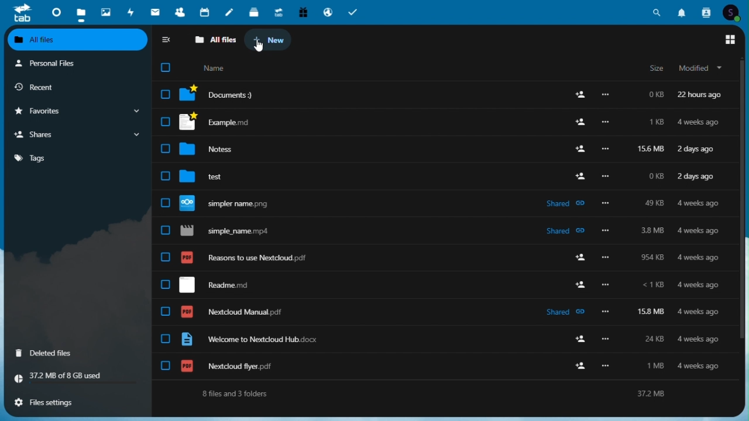 The image size is (749, 421). I want to click on modified, so click(702, 69).